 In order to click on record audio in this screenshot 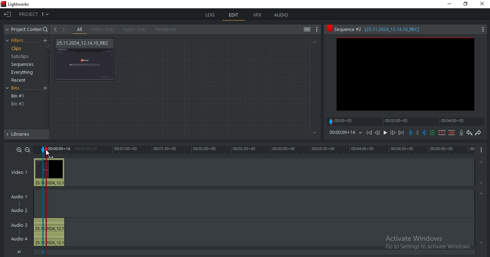, I will do `click(461, 133)`.